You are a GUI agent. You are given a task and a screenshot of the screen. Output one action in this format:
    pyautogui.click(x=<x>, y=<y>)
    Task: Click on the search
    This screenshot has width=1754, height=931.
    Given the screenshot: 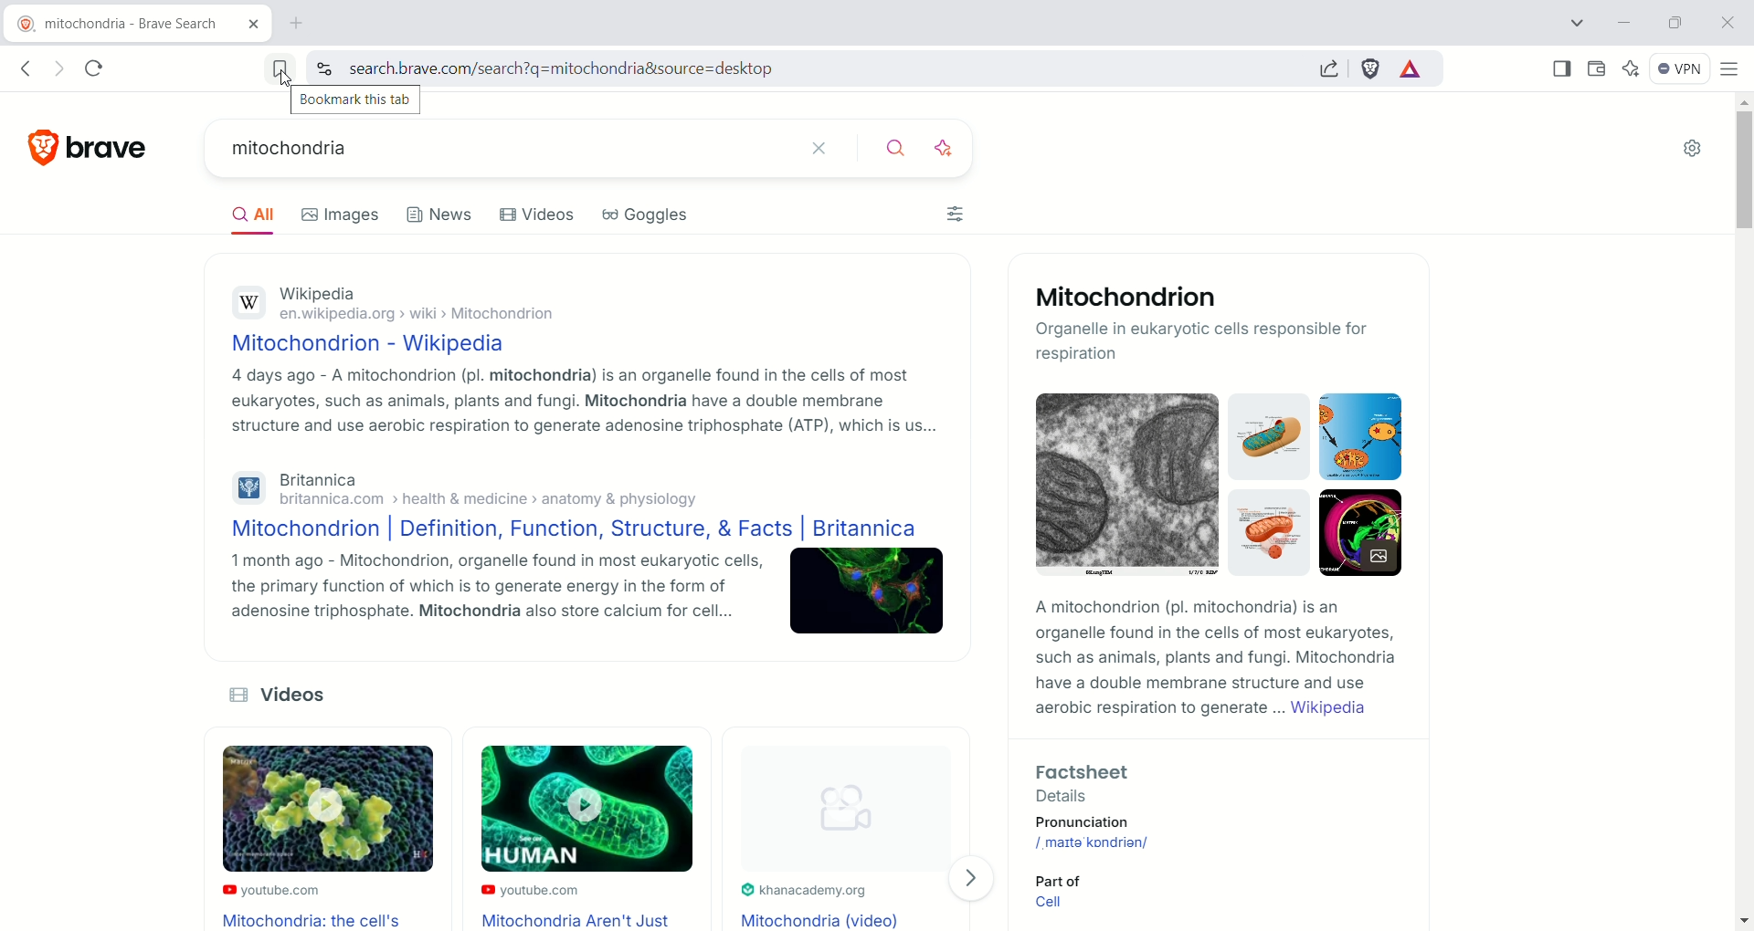 What is the action you would take?
    pyautogui.click(x=886, y=148)
    